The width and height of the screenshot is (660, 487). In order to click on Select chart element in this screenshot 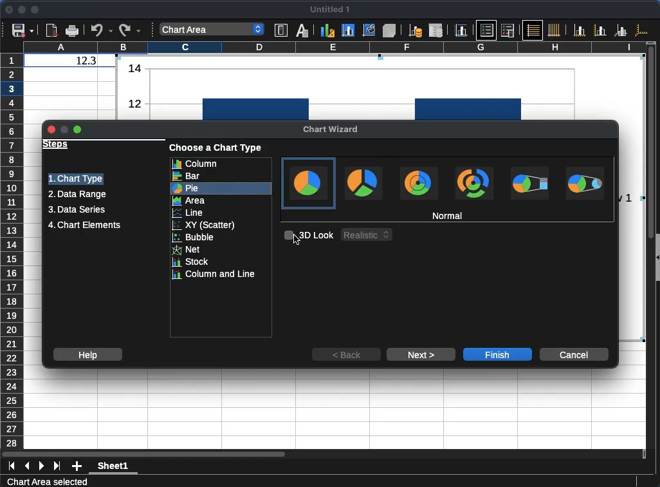, I will do `click(212, 29)`.